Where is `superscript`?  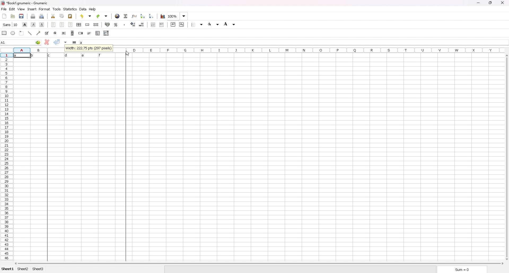 superscript is located at coordinates (173, 24).